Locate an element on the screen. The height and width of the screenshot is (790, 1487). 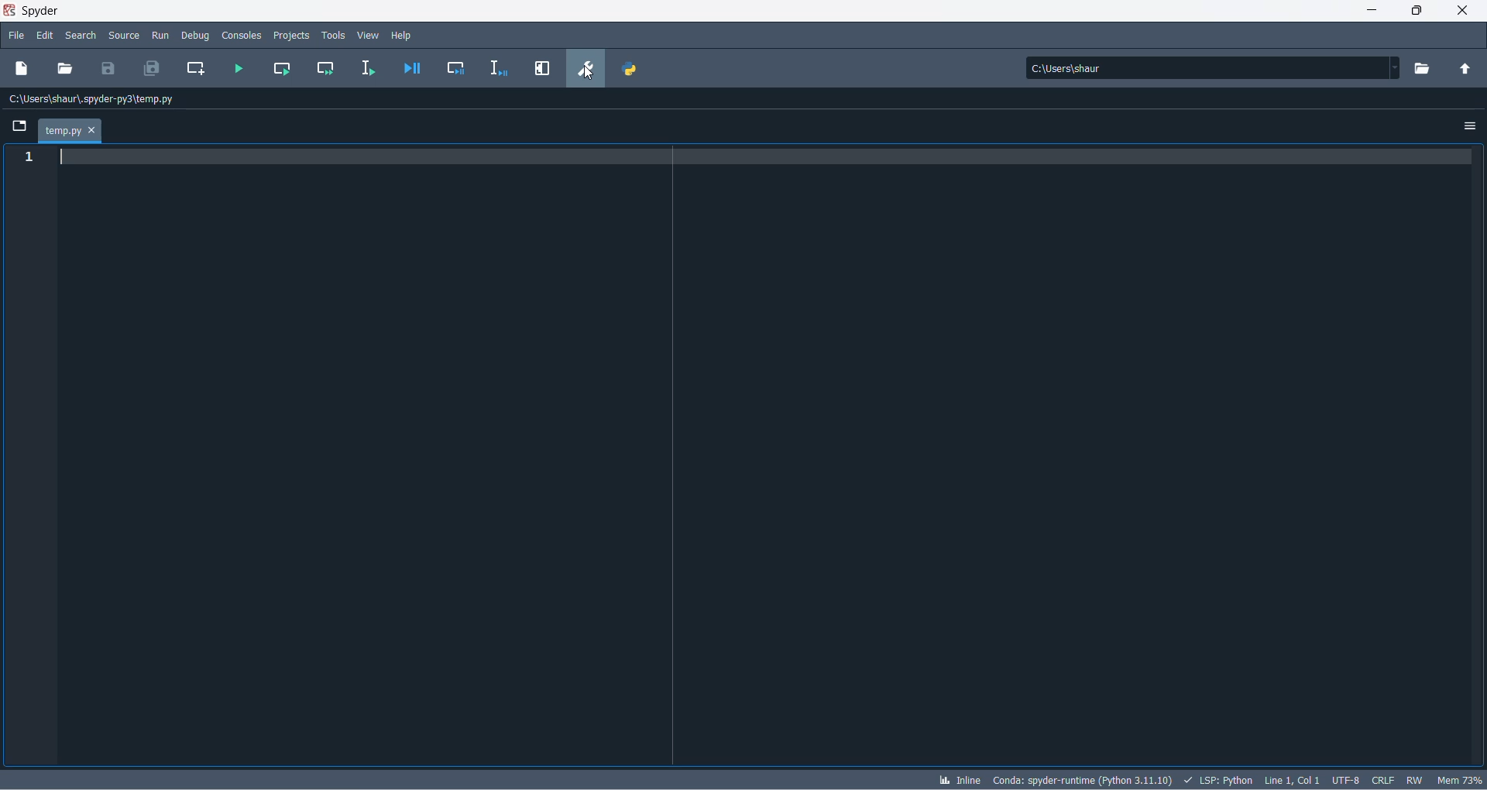
debug selection is located at coordinates (500, 70).